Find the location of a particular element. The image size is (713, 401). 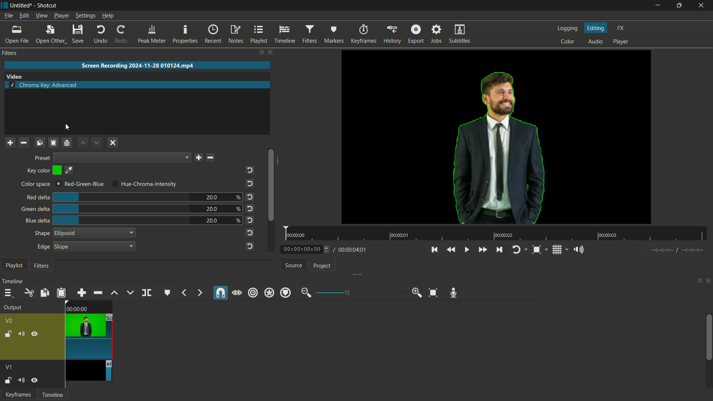

adjustment bar is located at coordinates (360, 292).